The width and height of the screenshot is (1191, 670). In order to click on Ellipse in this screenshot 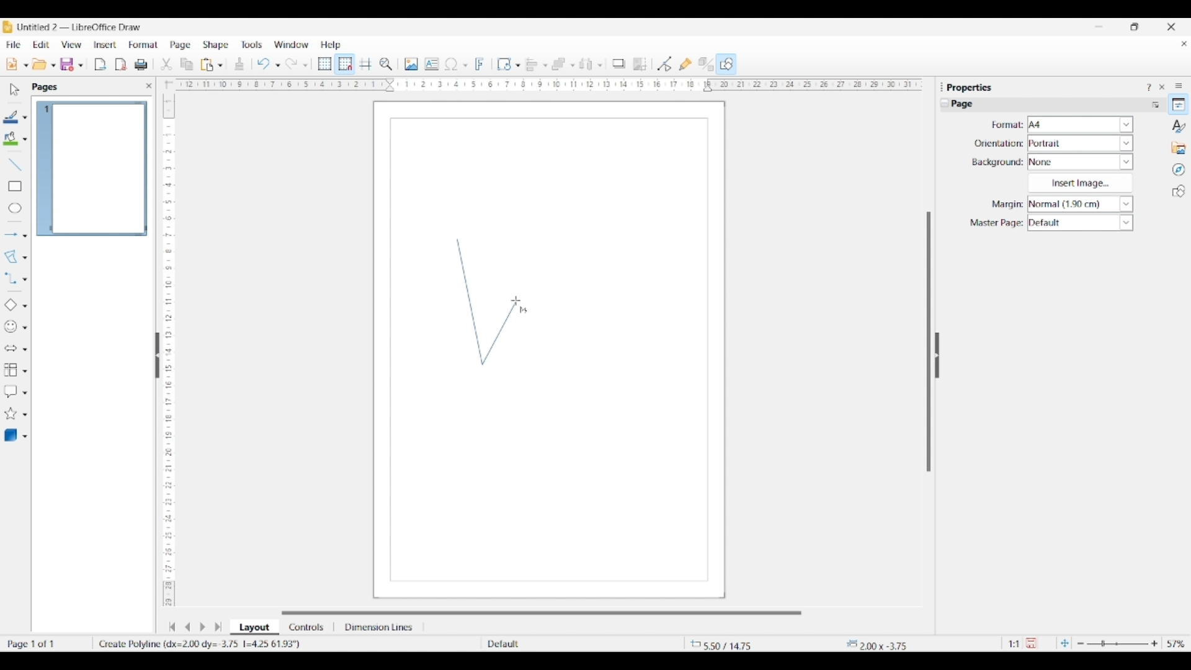, I will do `click(15, 208)`.